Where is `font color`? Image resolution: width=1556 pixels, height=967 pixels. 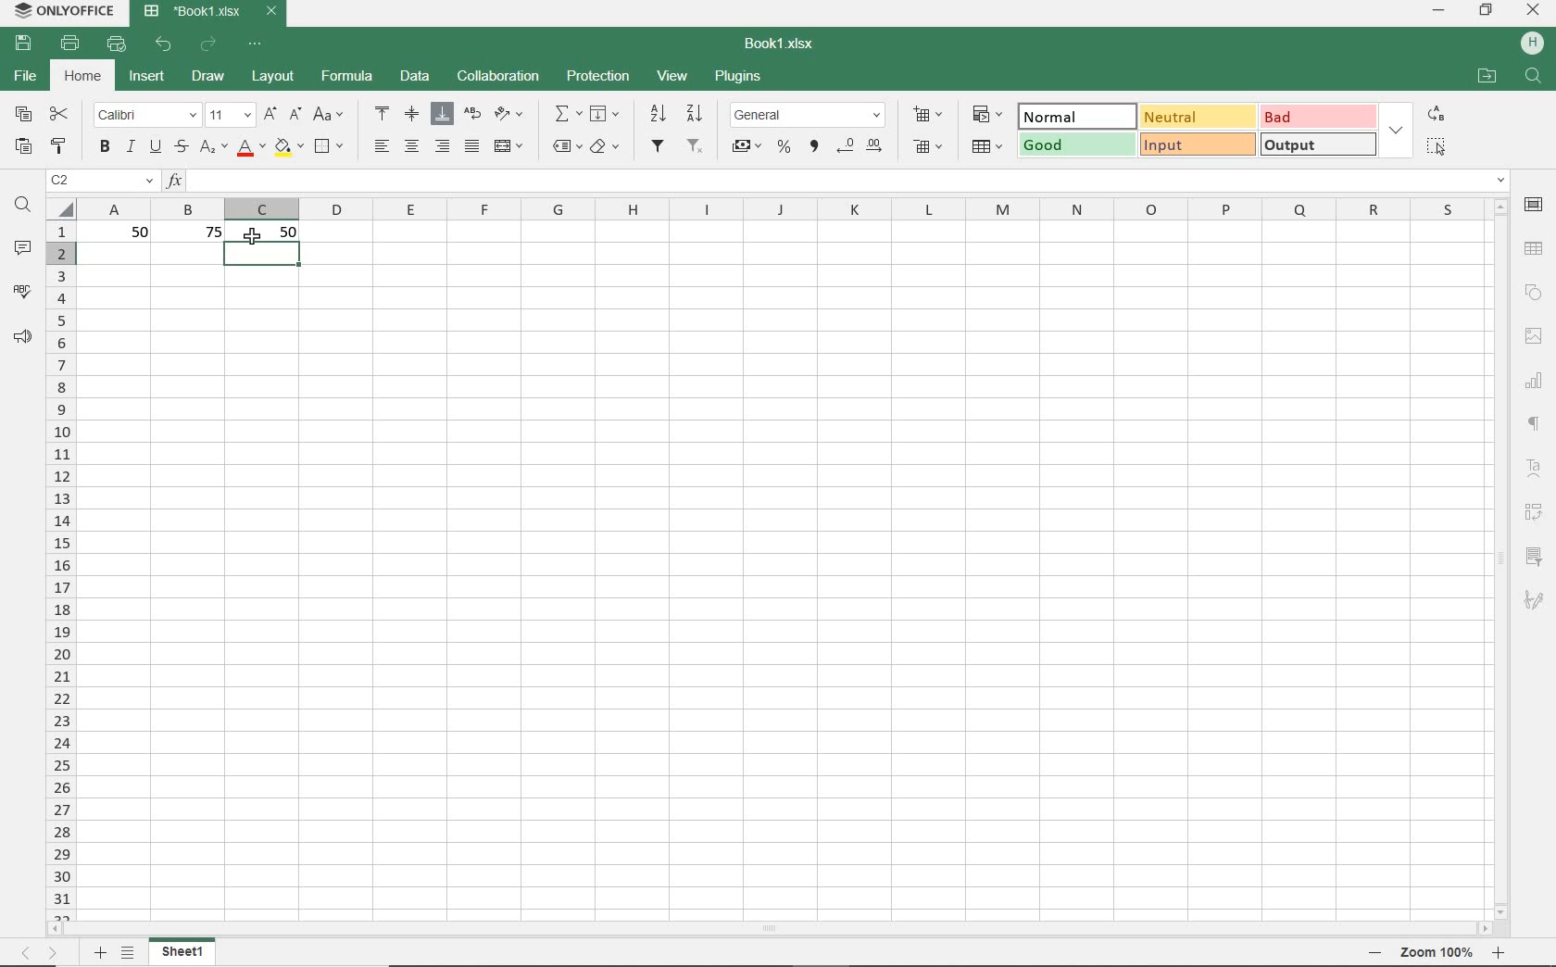 font color is located at coordinates (248, 147).